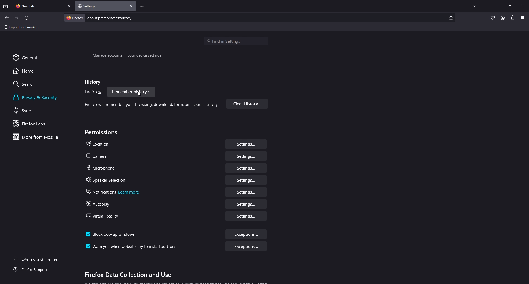 The width and height of the screenshot is (529, 284). What do you see at coordinates (246, 168) in the screenshot?
I see `settings` at bounding box center [246, 168].